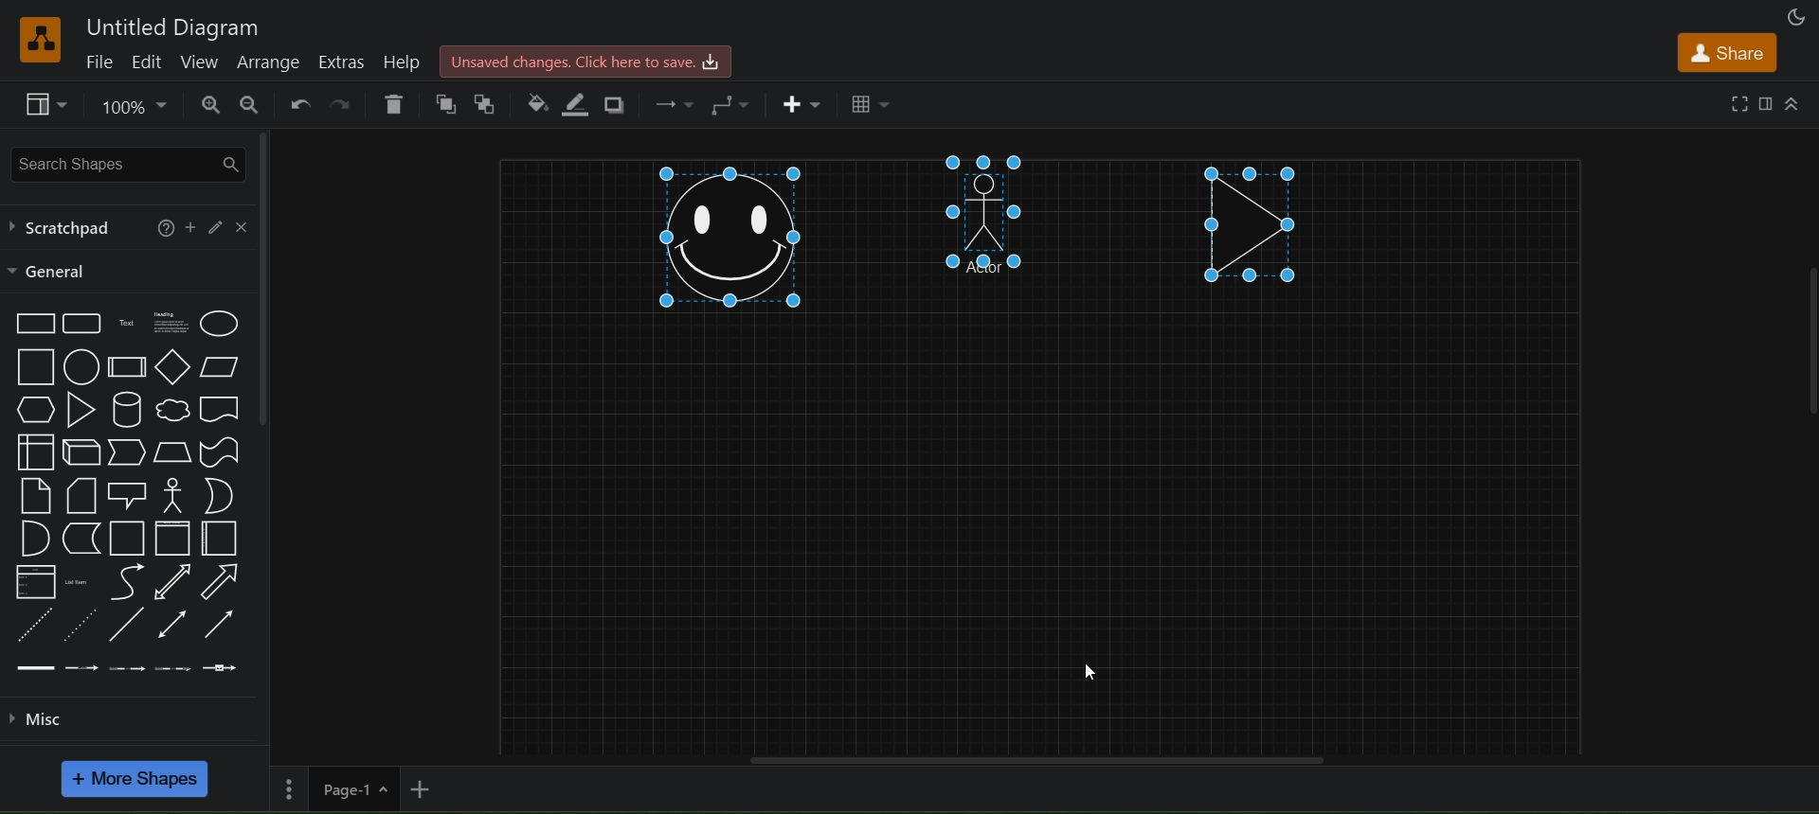  Describe the element at coordinates (426, 789) in the screenshot. I see `add new page` at that location.